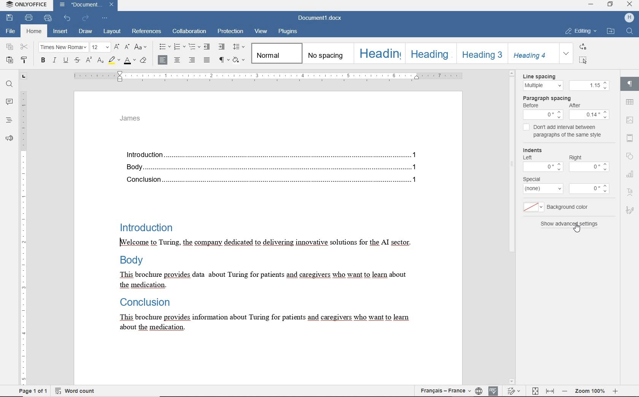 This screenshot has height=397, width=639. What do you see at coordinates (593, 189) in the screenshot?
I see `more options` at bounding box center [593, 189].